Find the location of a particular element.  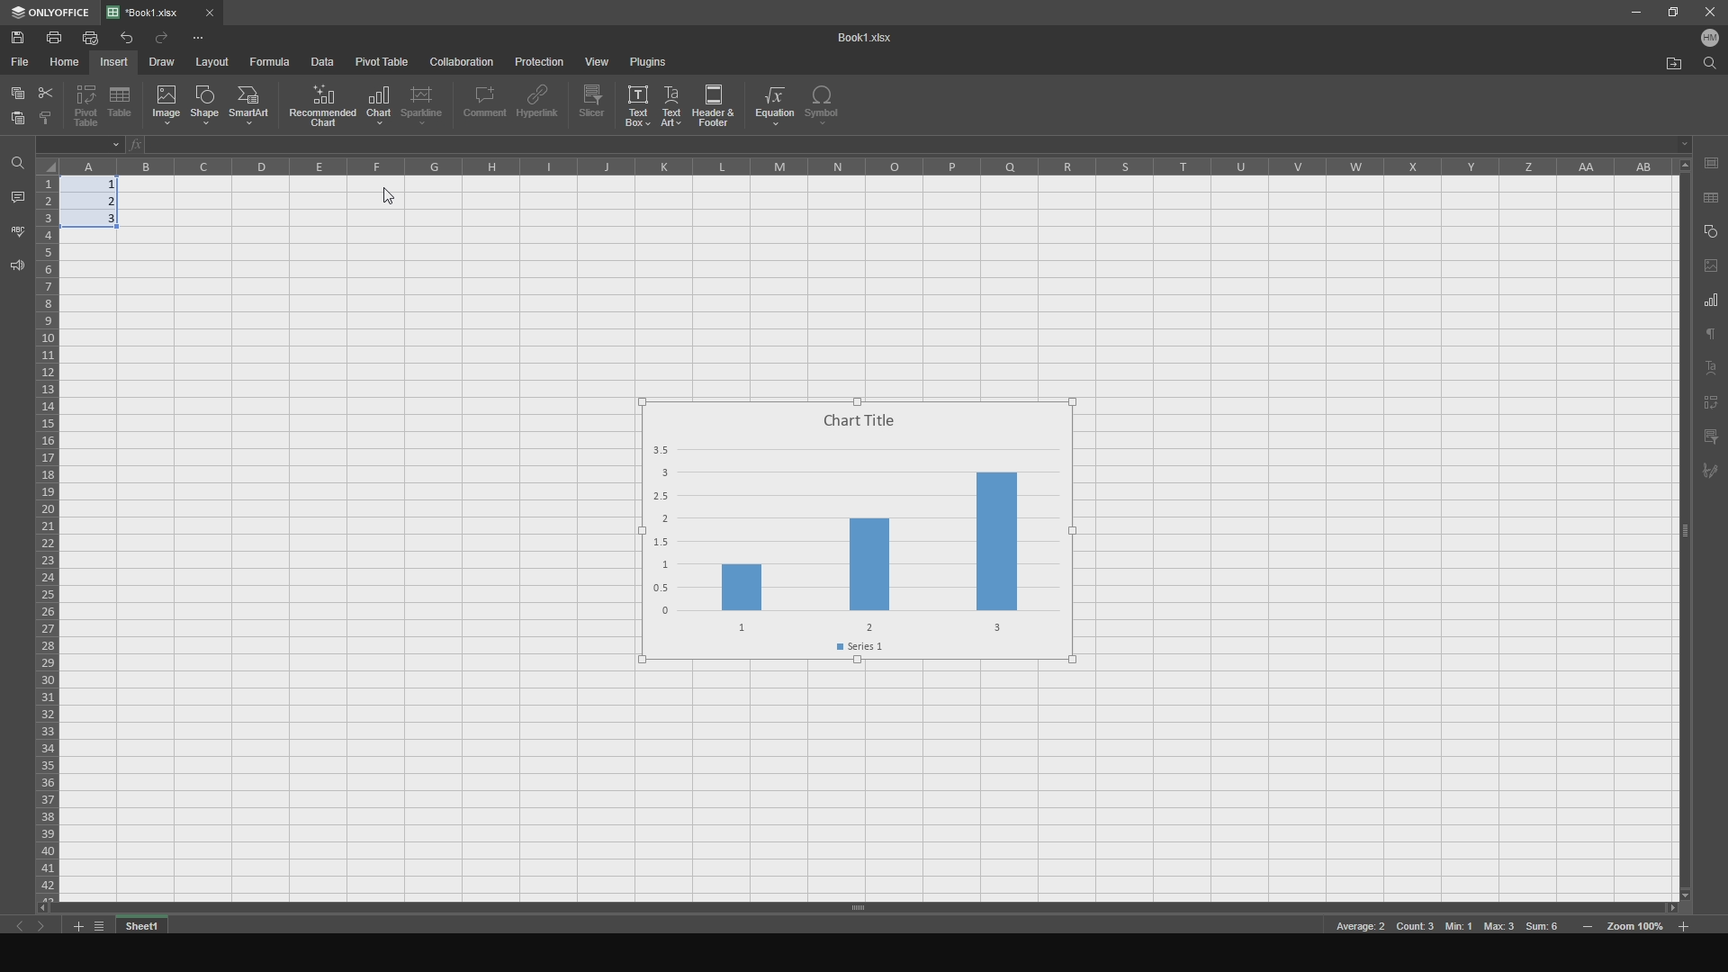

chart is located at coordinates (1712, 302).